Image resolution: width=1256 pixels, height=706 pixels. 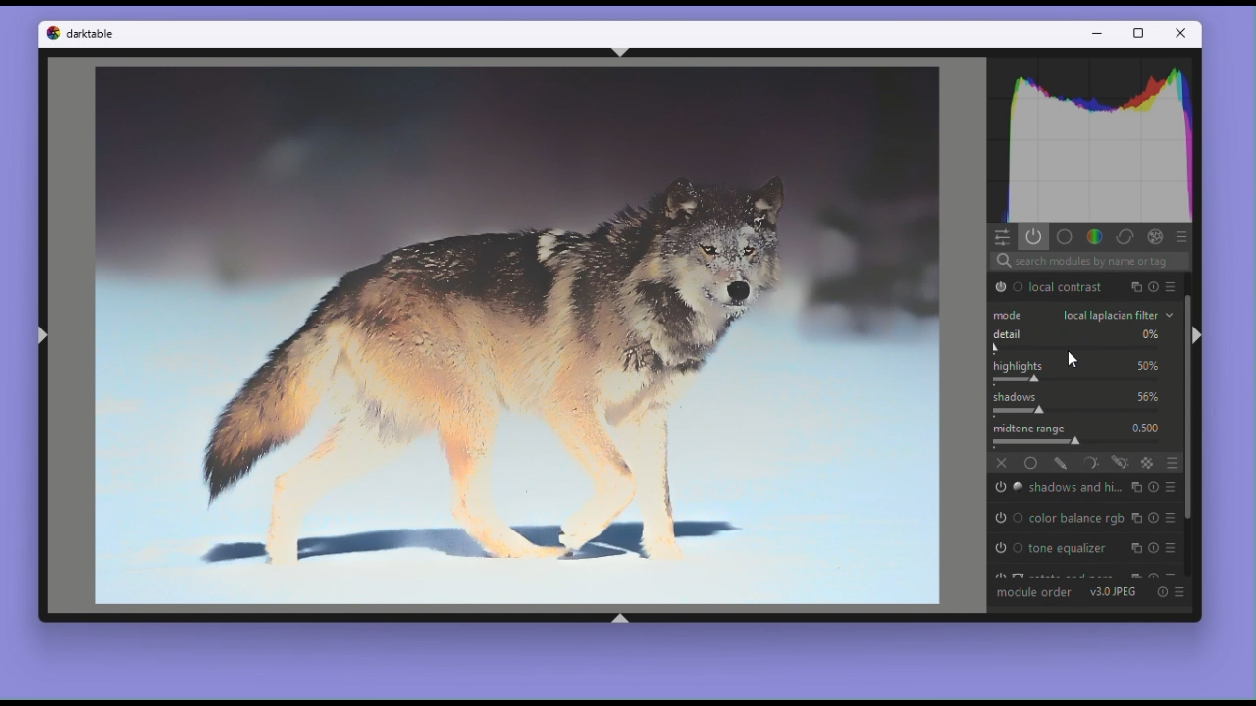 I want to click on Local contrast, so click(x=1069, y=286).